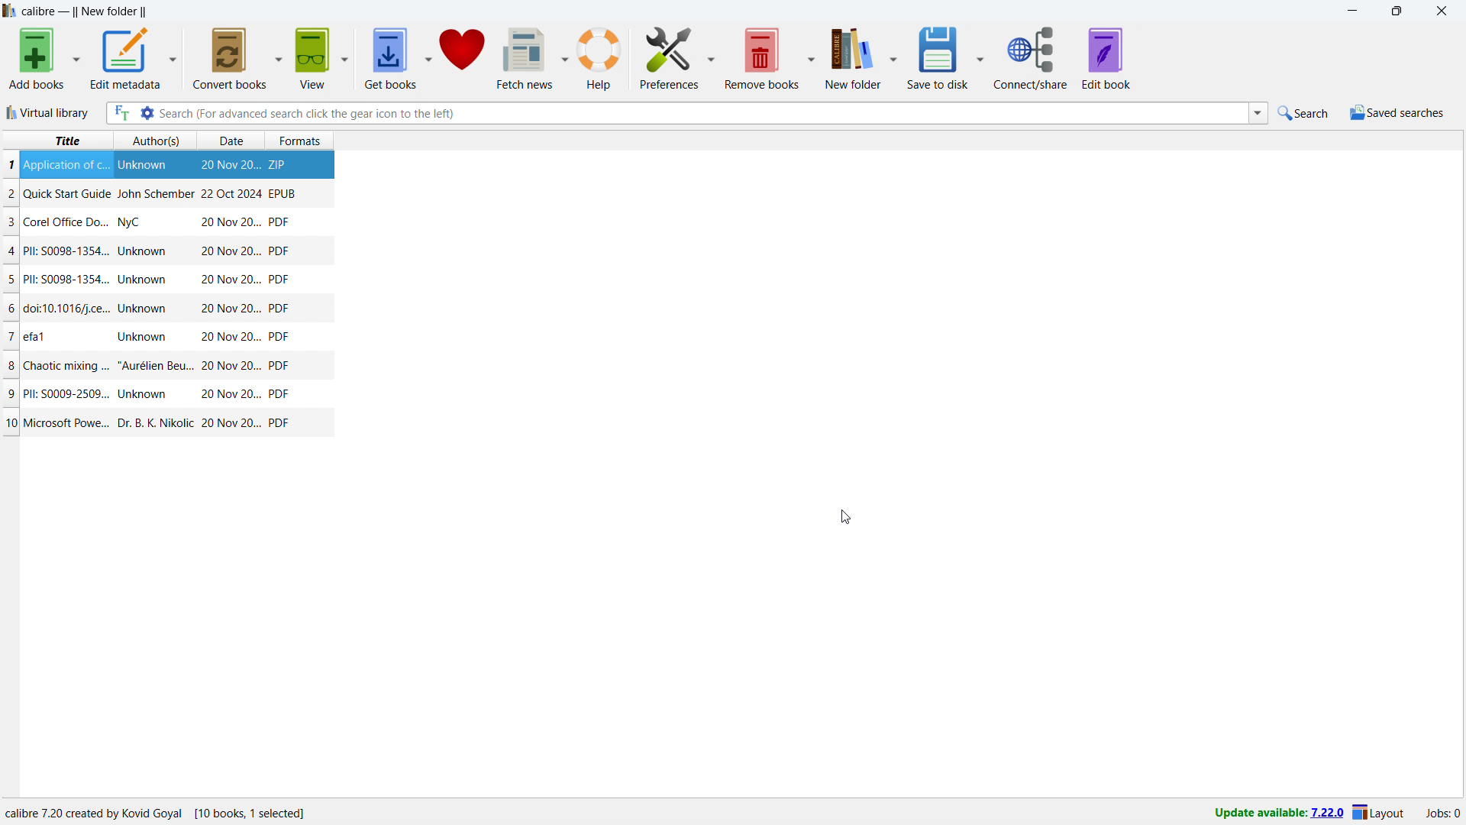  What do you see at coordinates (670, 57) in the screenshot?
I see `preferences` at bounding box center [670, 57].